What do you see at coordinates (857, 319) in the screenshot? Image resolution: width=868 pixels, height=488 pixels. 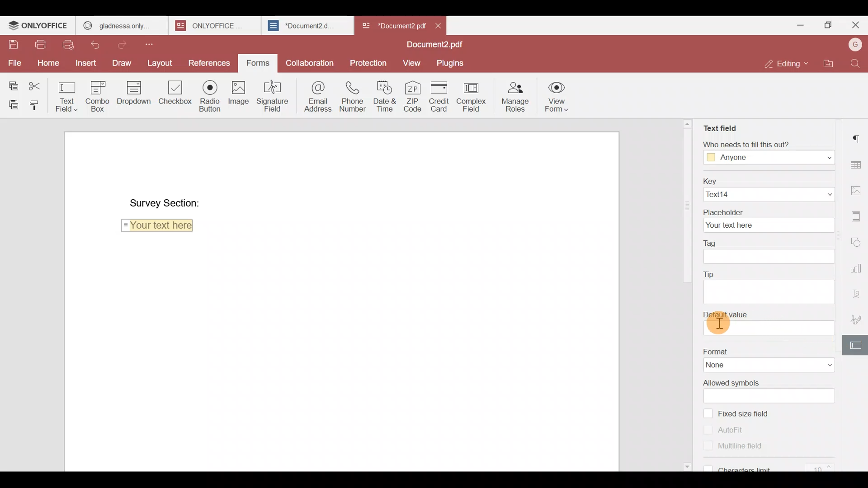 I see `Signature settings` at bounding box center [857, 319].